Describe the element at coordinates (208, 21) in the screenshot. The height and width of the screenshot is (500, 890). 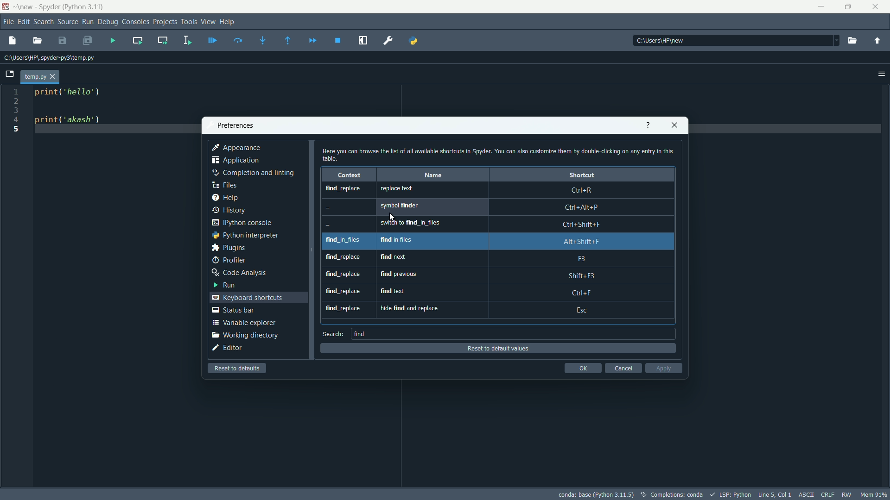
I see `View menu` at that location.